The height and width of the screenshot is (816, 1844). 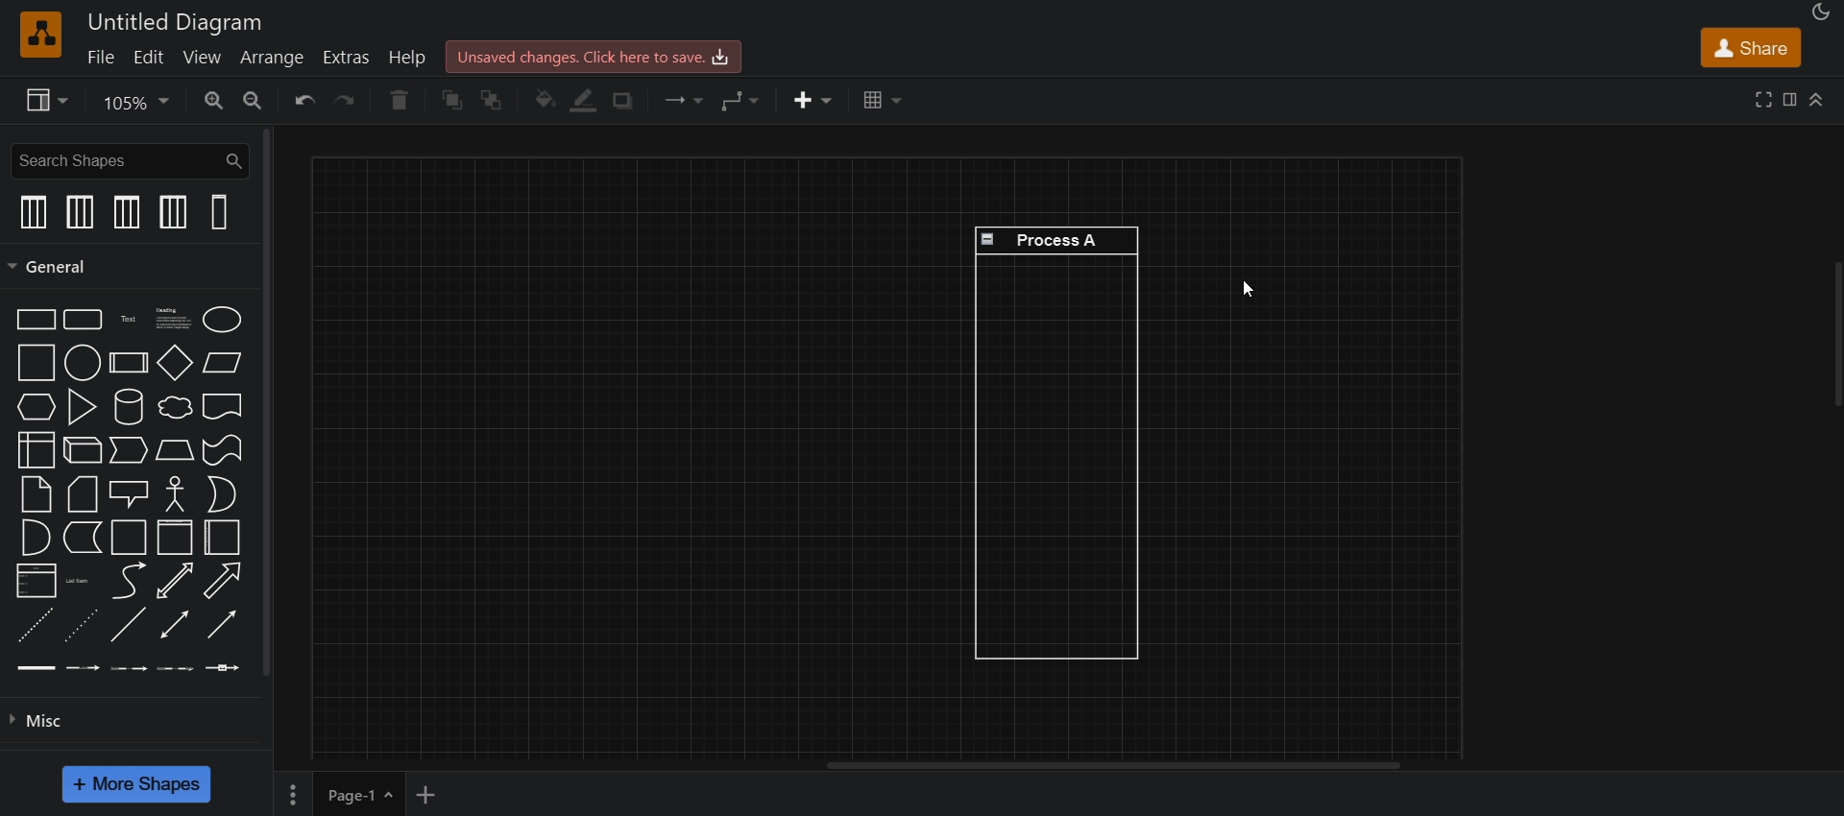 What do you see at coordinates (348, 103) in the screenshot?
I see `redo` at bounding box center [348, 103].